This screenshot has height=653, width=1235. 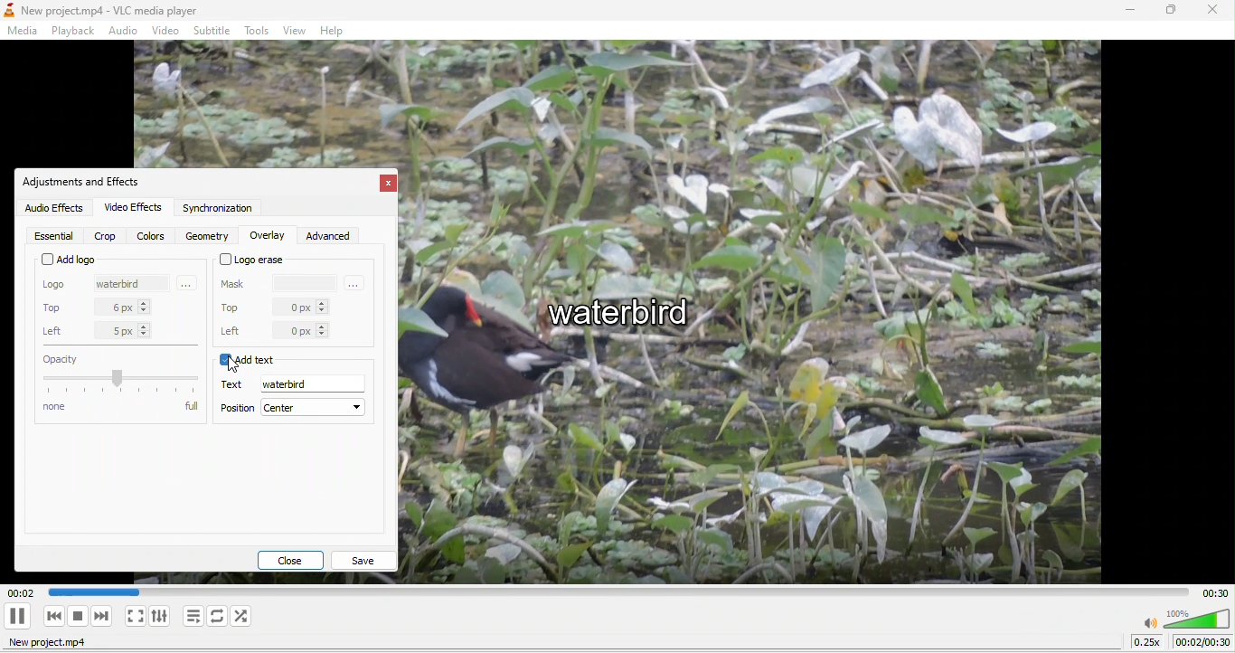 I want to click on add logo, so click(x=66, y=260).